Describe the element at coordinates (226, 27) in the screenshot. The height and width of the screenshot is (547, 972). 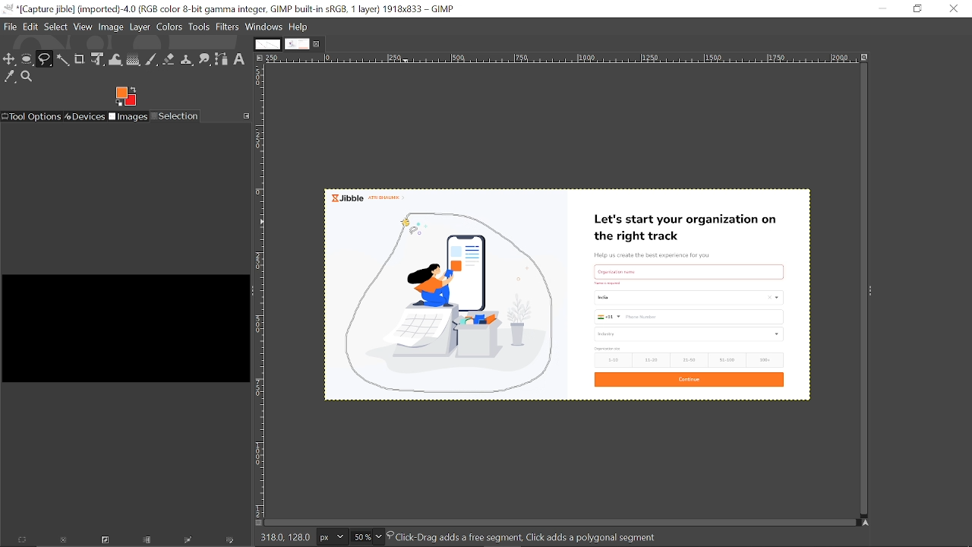
I see `Filters` at that location.